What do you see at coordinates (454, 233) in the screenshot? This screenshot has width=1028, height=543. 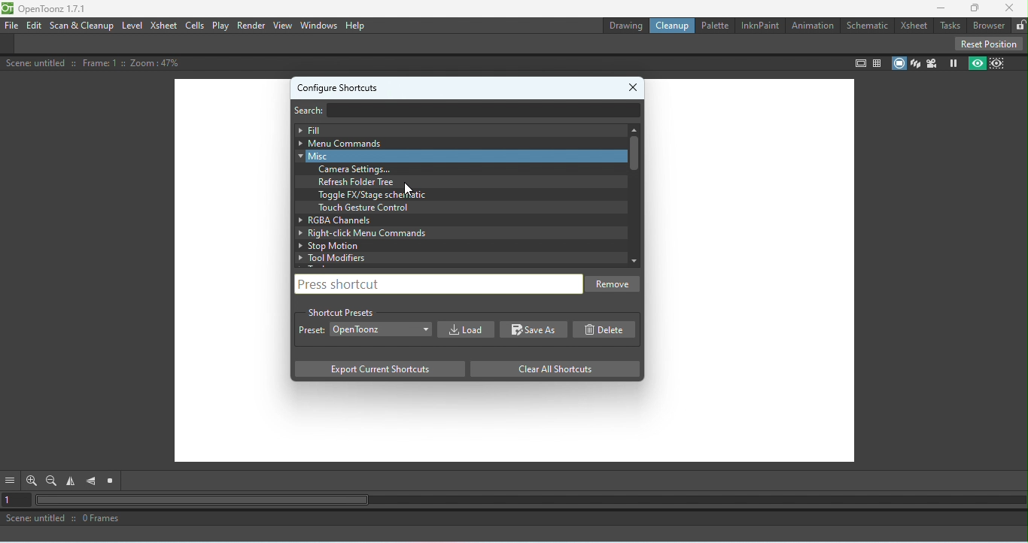 I see `Right-click menu commands` at bounding box center [454, 233].